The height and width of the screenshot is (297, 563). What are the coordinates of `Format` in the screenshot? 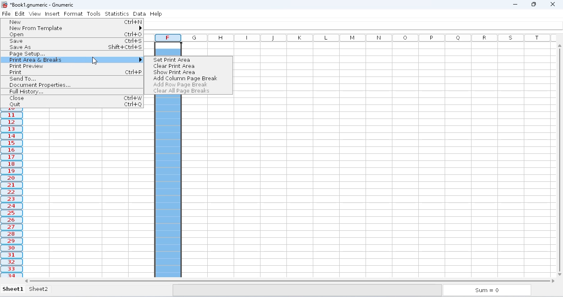 It's located at (74, 14).